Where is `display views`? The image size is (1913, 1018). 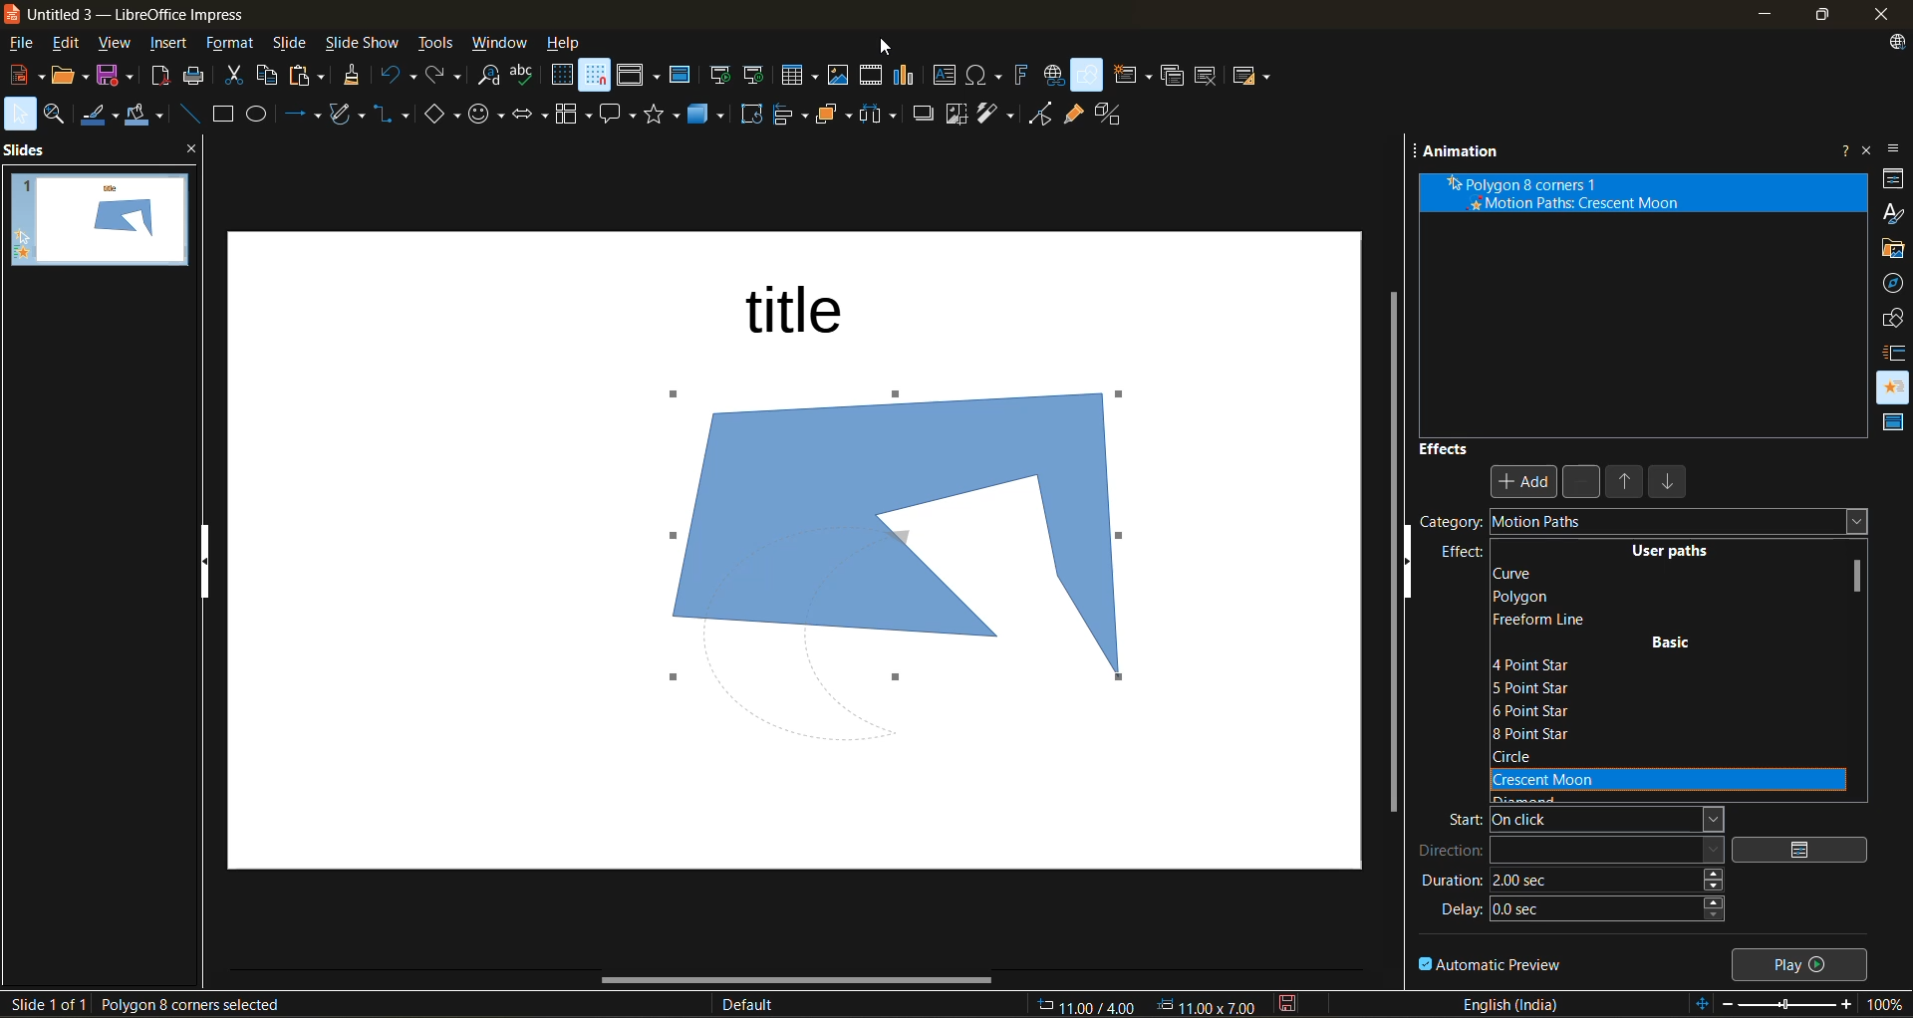 display views is located at coordinates (637, 78).